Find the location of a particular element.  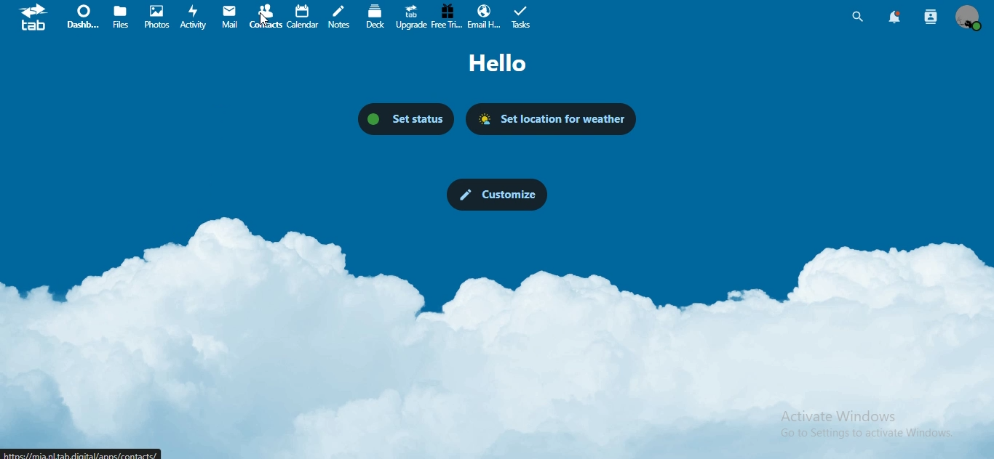

email hosting is located at coordinates (485, 17).